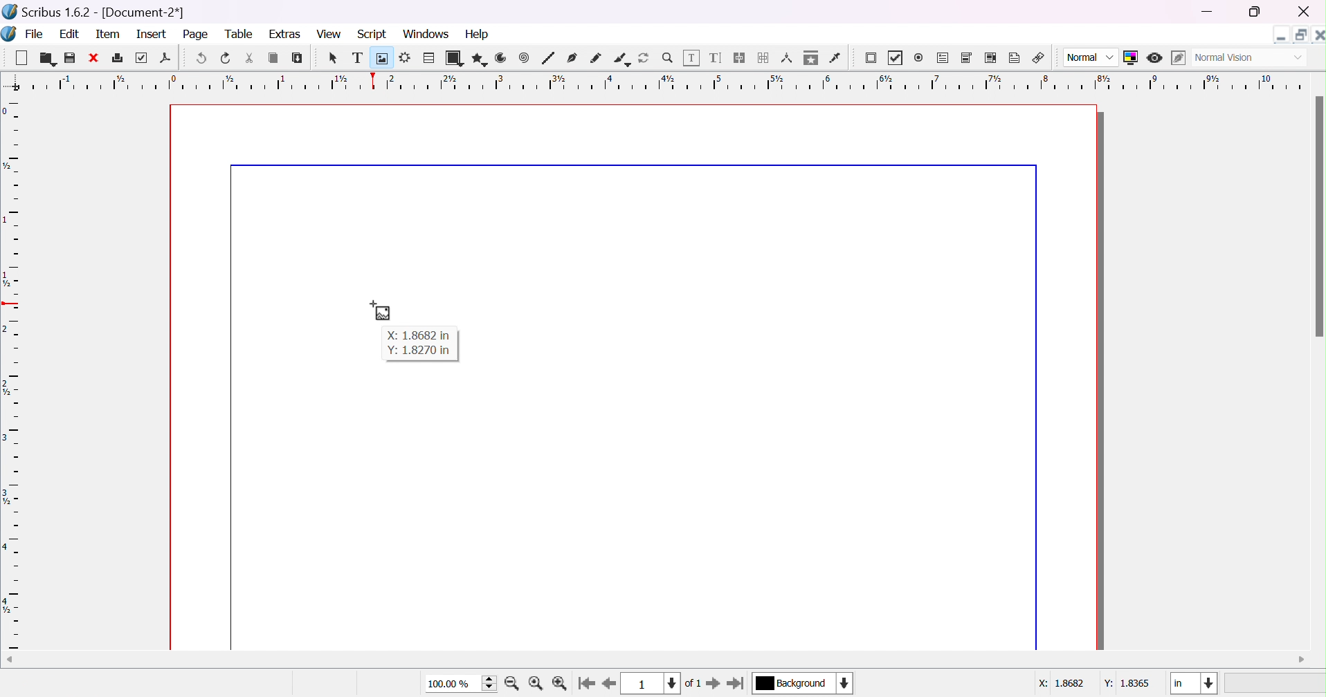 This screenshot has height=697, width=1326. Describe the element at coordinates (357, 58) in the screenshot. I see `text frame` at that location.